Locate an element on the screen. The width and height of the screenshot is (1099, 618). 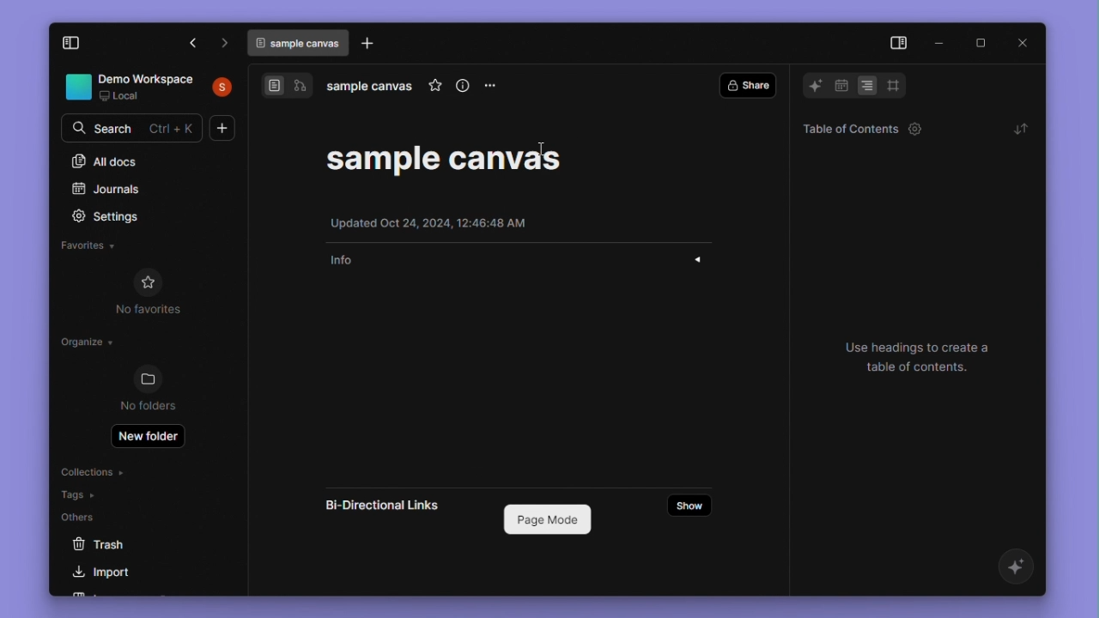
next tab is located at coordinates (225, 43).